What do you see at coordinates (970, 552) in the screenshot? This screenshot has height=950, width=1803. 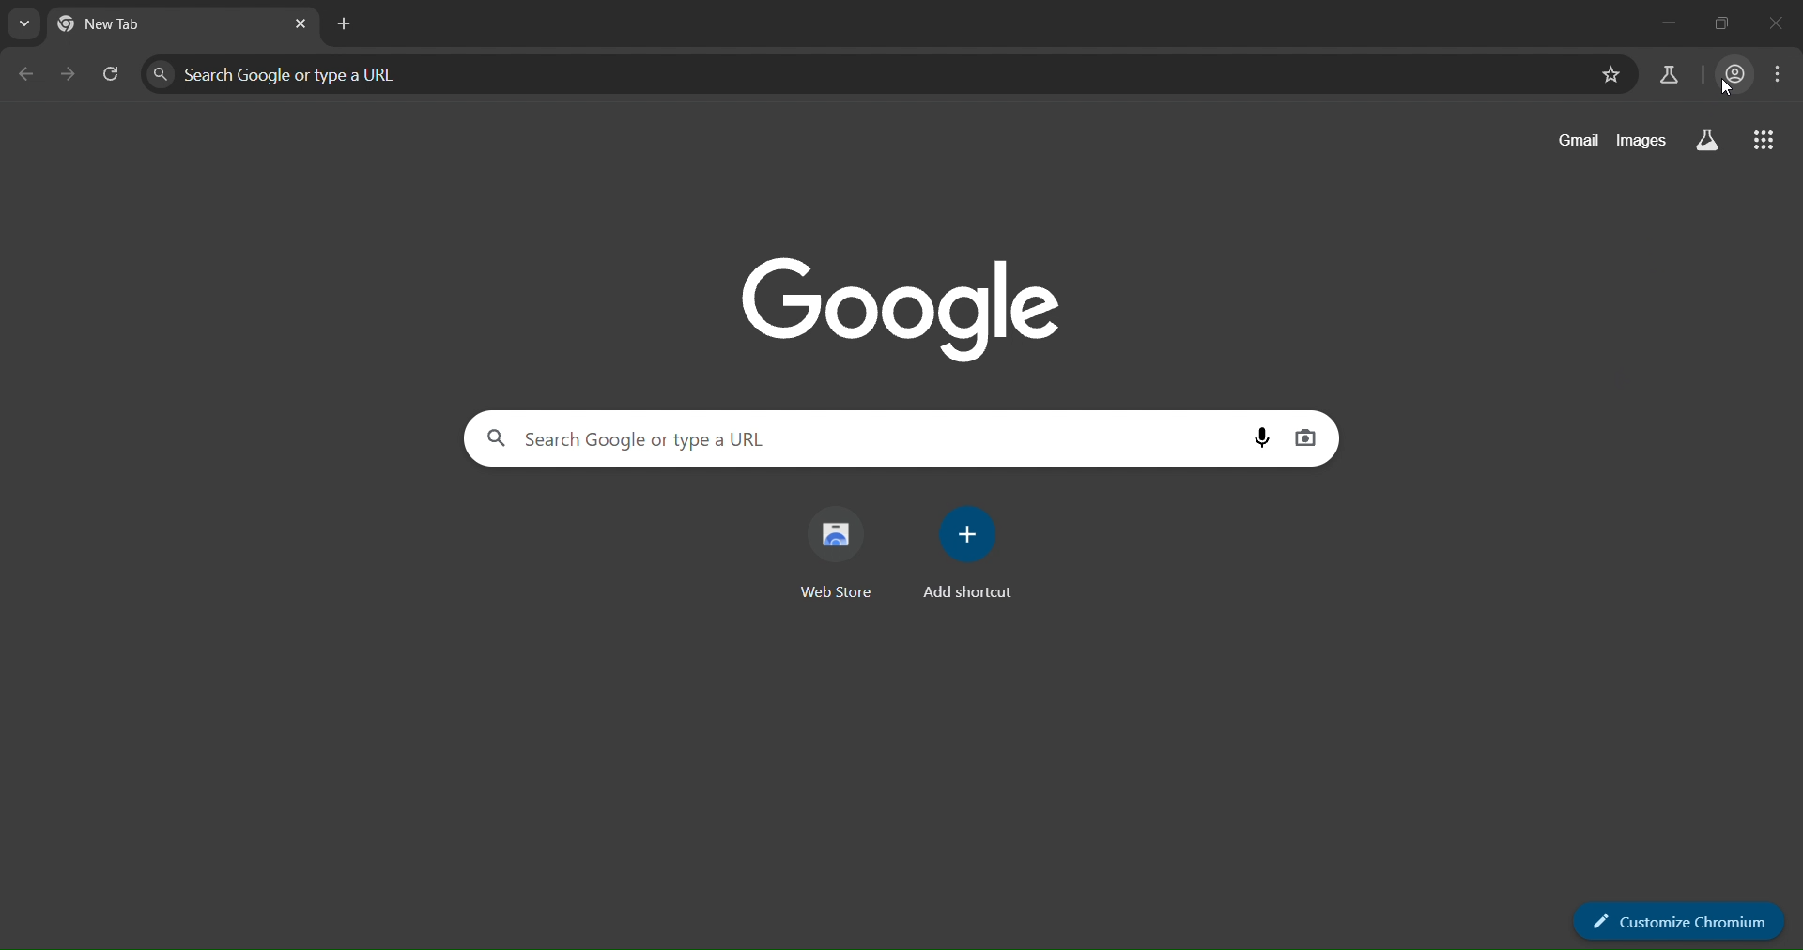 I see `add shortcut` at bounding box center [970, 552].